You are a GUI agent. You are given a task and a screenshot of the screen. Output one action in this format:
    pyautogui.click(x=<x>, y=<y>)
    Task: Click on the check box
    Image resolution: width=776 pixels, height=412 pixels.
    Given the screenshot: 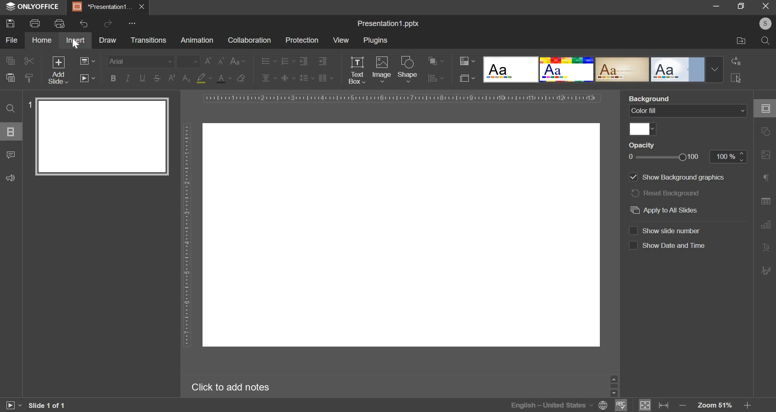 What is the action you would take?
    pyautogui.click(x=633, y=230)
    